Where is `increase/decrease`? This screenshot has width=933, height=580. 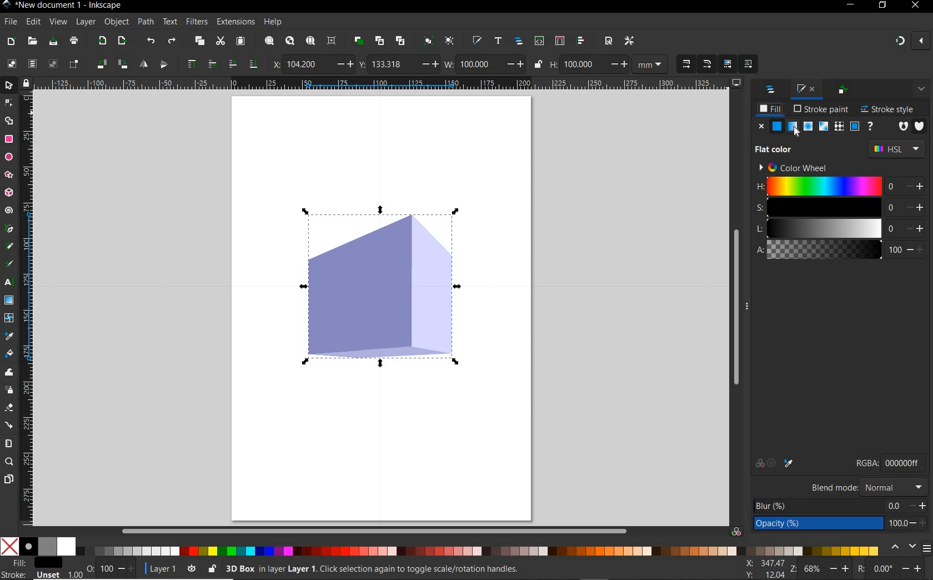
increase/decrease is located at coordinates (429, 64).